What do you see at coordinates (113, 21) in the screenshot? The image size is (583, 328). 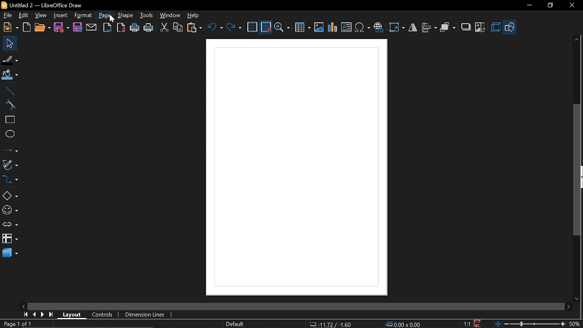 I see `Cursor` at bounding box center [113, 21].